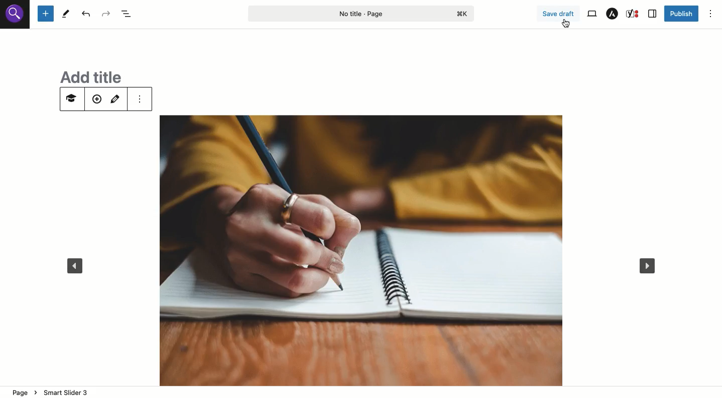  What do you see at coordinates (613, 14) in the screenshot?
I see `Astra` at bounding box center [613, 14].